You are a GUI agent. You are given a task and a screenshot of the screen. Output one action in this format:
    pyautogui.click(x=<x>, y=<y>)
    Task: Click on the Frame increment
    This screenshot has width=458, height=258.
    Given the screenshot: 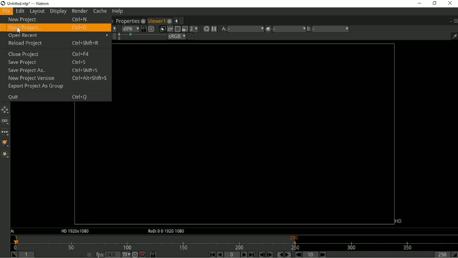 What is the action you would take?
    pyautogui.click(x=311, y=254)
    